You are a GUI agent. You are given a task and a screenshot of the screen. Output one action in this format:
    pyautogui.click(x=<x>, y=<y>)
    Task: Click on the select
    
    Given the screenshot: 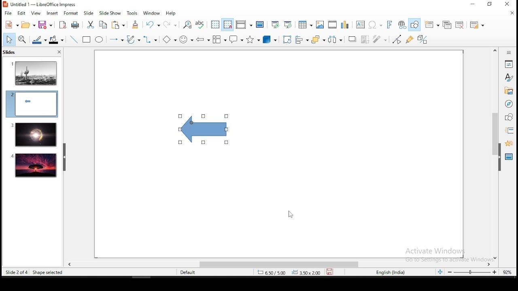 What is the action you would take?
    pyautogui.click(x=9, y=39)
    